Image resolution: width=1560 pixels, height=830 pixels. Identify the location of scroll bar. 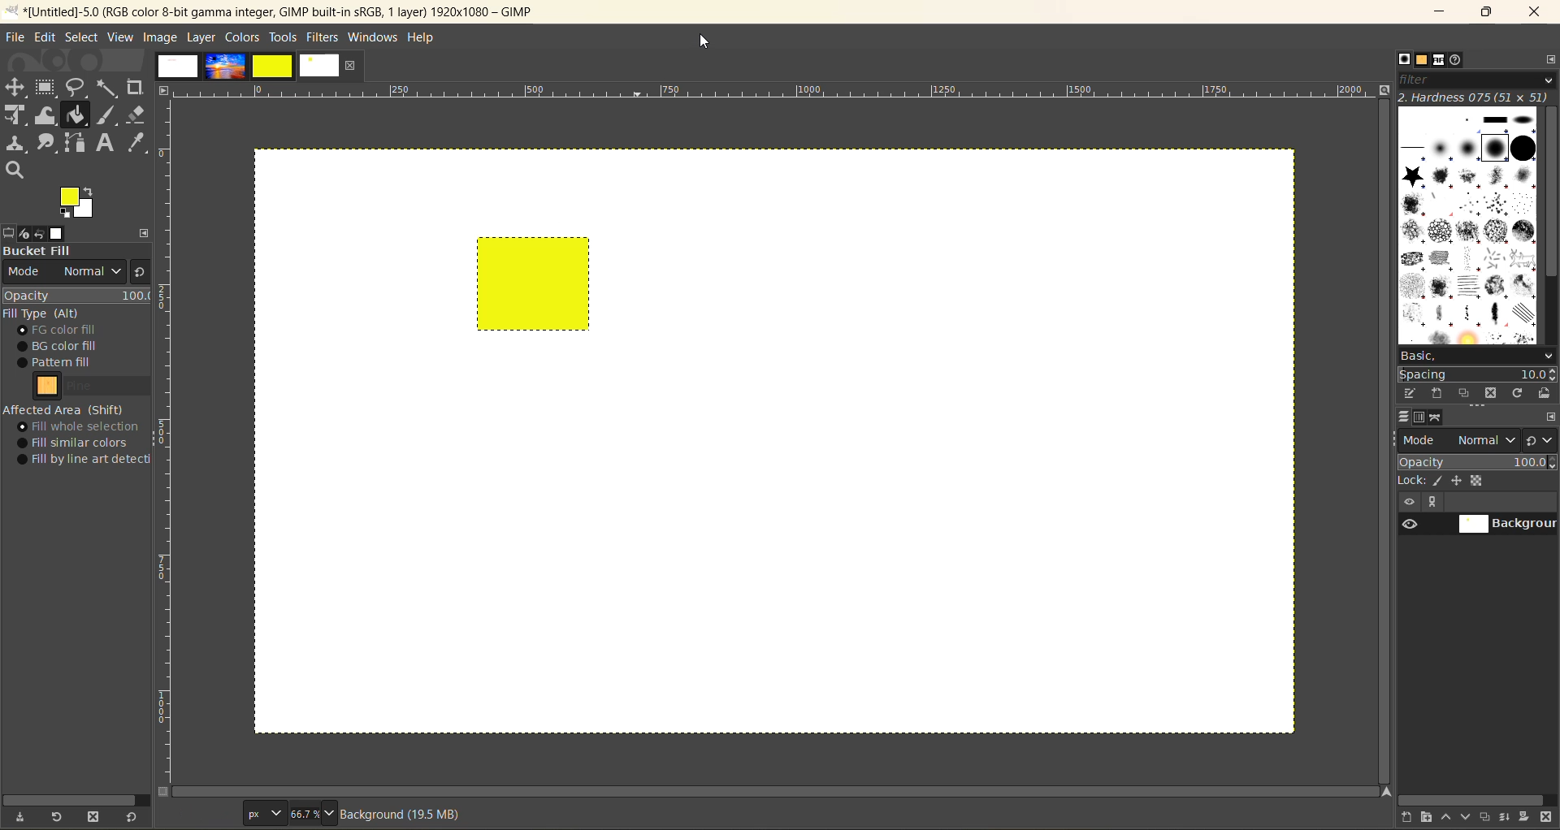
(779, 792).